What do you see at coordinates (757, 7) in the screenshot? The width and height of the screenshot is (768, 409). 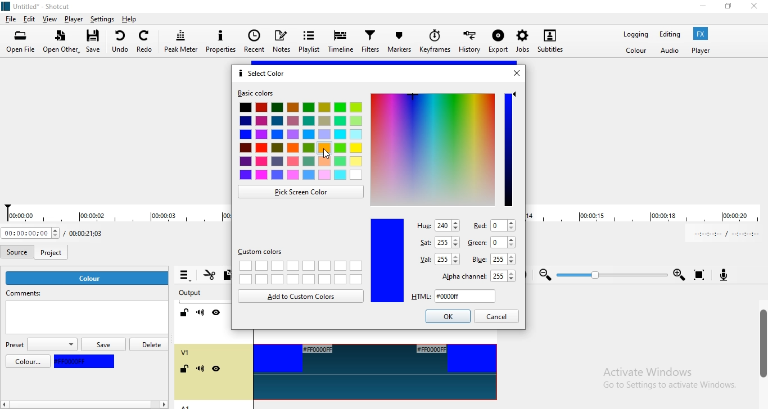 I see `close` at bounding box center [757, 7].